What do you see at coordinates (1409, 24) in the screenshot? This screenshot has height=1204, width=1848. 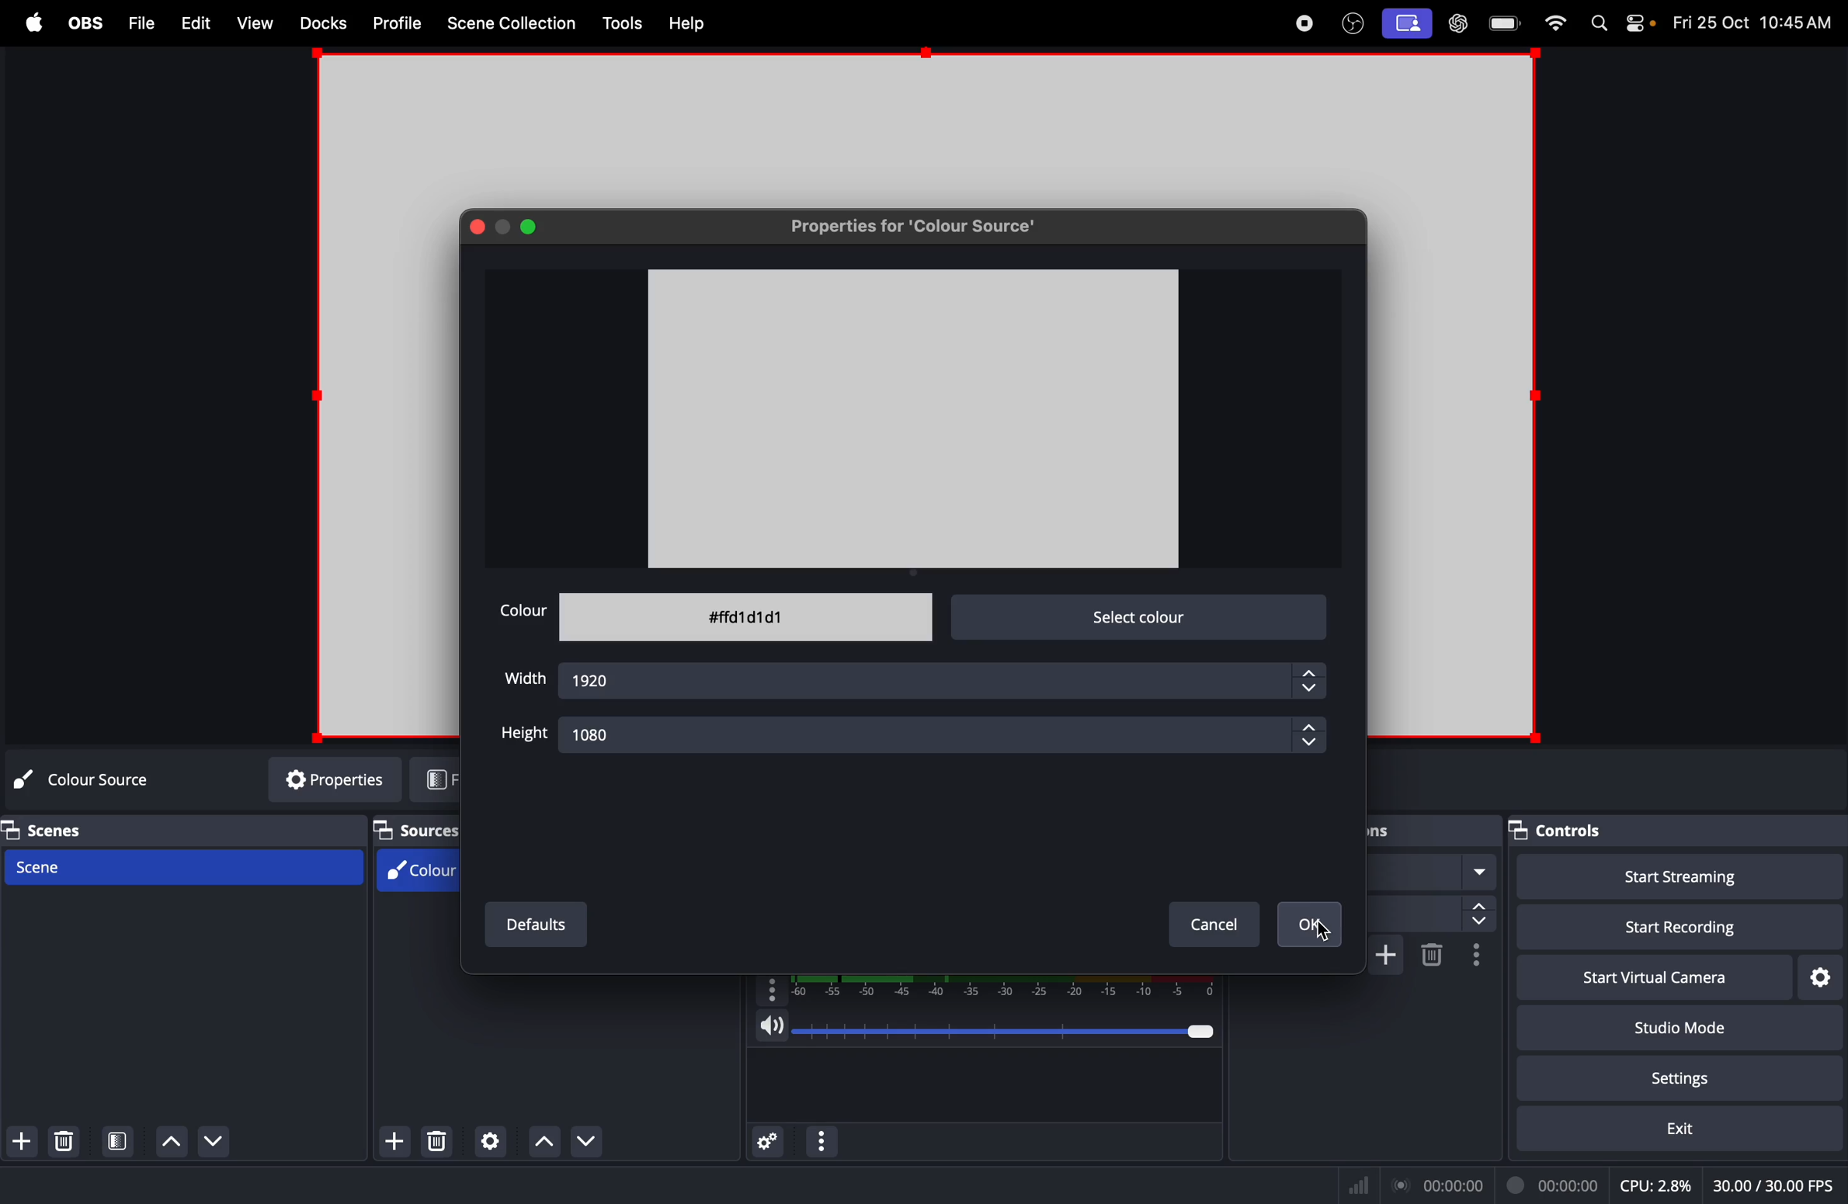 I see `screen record` at bounding box center [1409, 24].